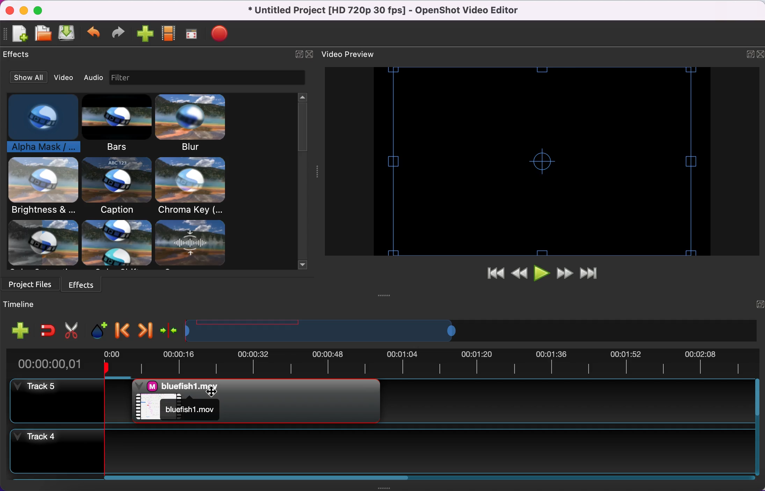 Image resolution: width=765 pixels, height=491 pixels. What do you see at coordinates (19, 35) in the screenshot?
I see `add new file` at bounding box center [19, 35].